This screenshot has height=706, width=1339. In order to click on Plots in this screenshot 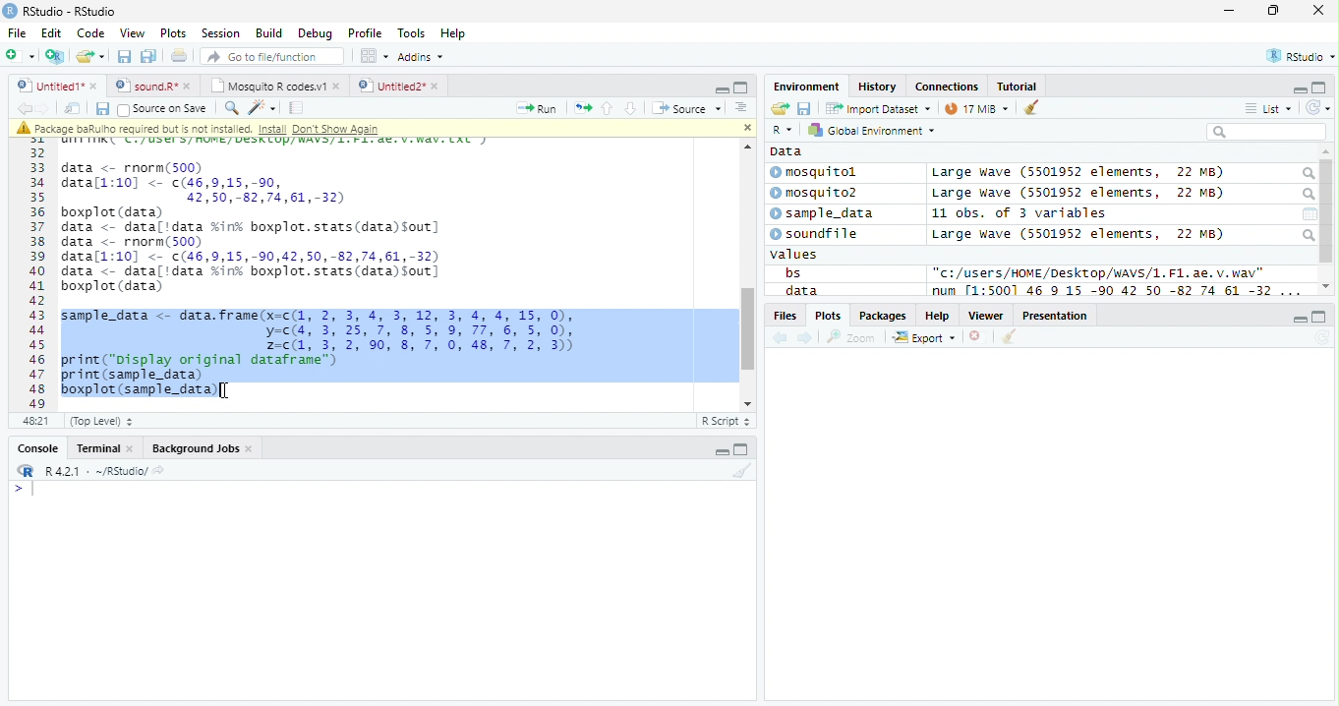, I will do `click(174, 33)`.